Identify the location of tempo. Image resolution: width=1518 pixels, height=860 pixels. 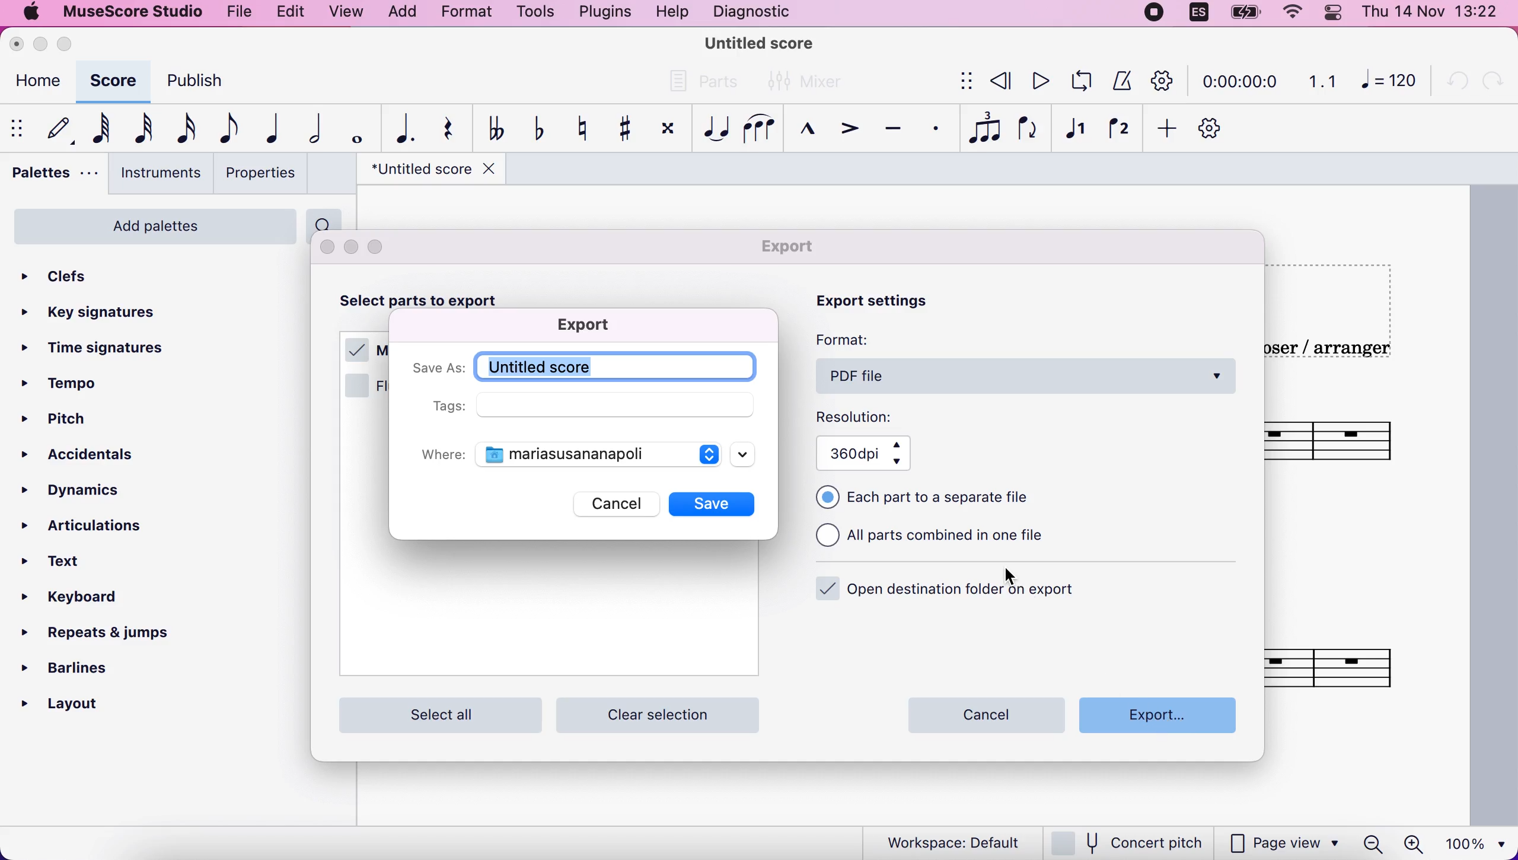
(79, 381).